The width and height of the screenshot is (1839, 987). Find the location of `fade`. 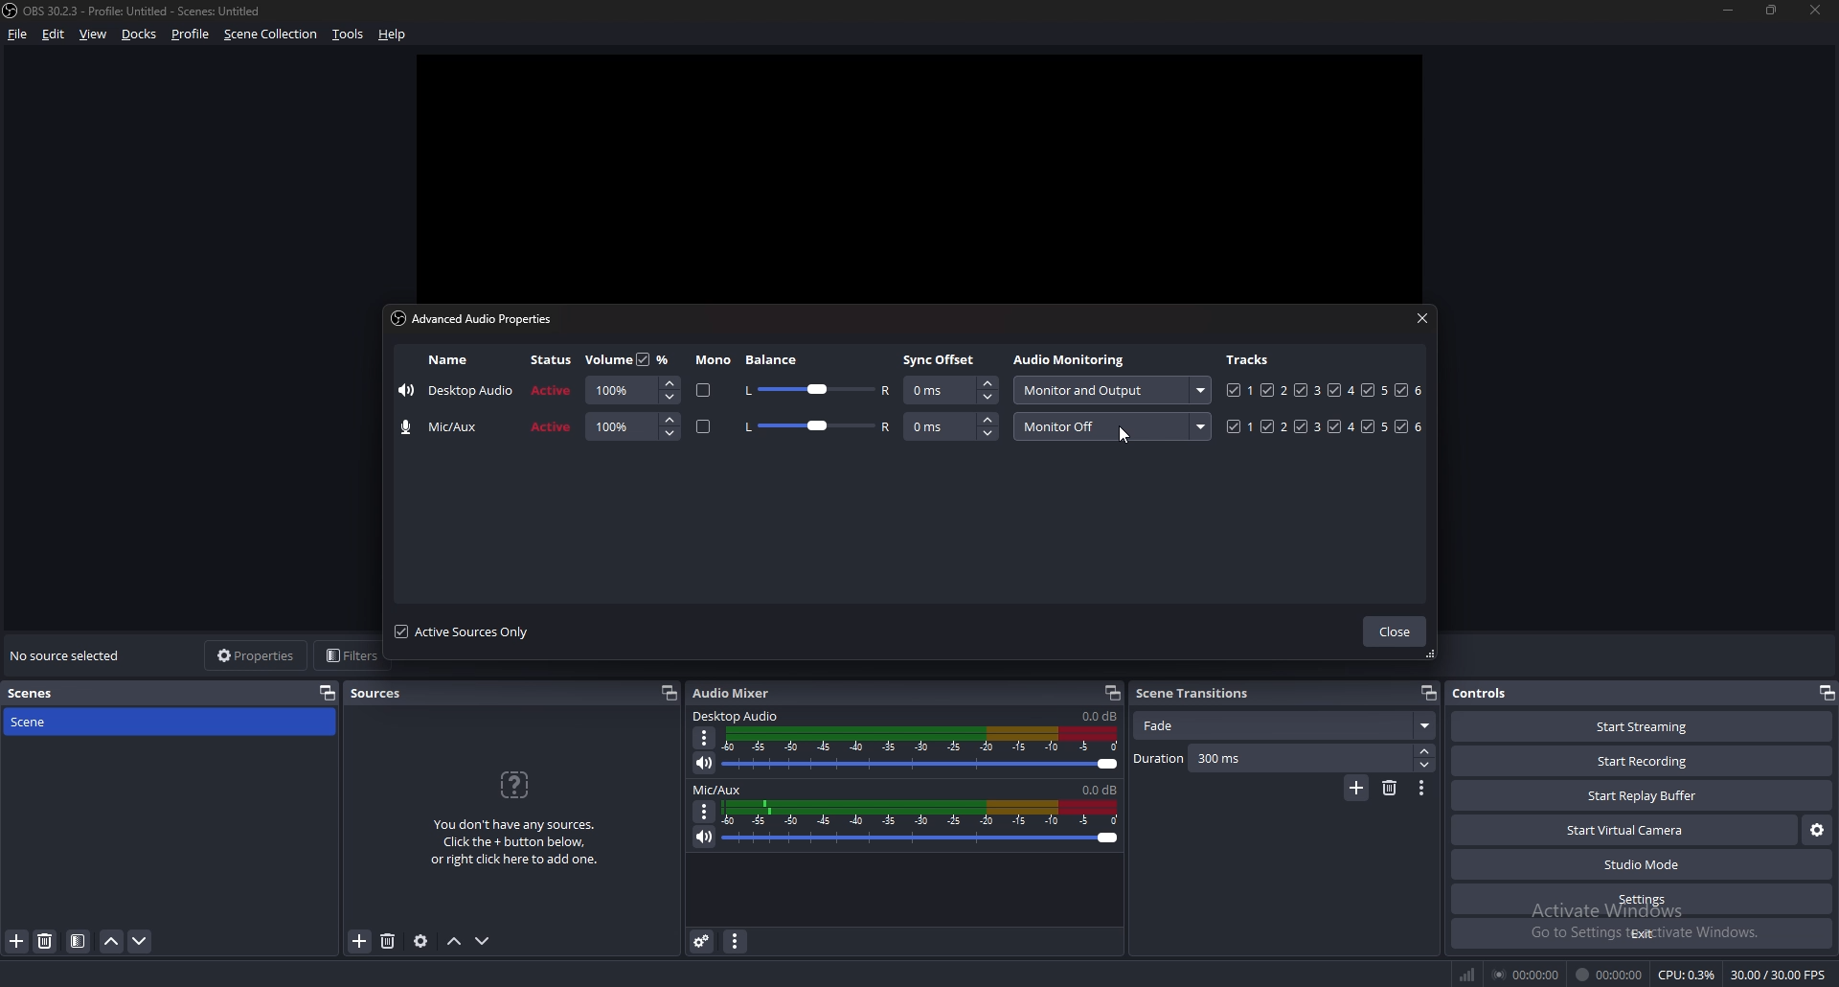

fade is located at coordinates (1285, 725).